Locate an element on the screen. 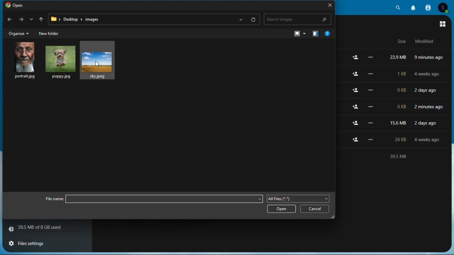 This screenshot has width=454, height=255. Files is located at coordinates (393, 91).